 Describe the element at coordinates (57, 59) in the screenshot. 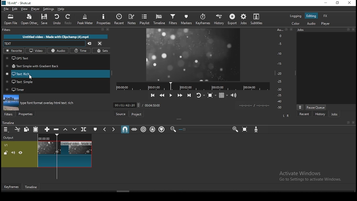

I see `gps text` at that location.